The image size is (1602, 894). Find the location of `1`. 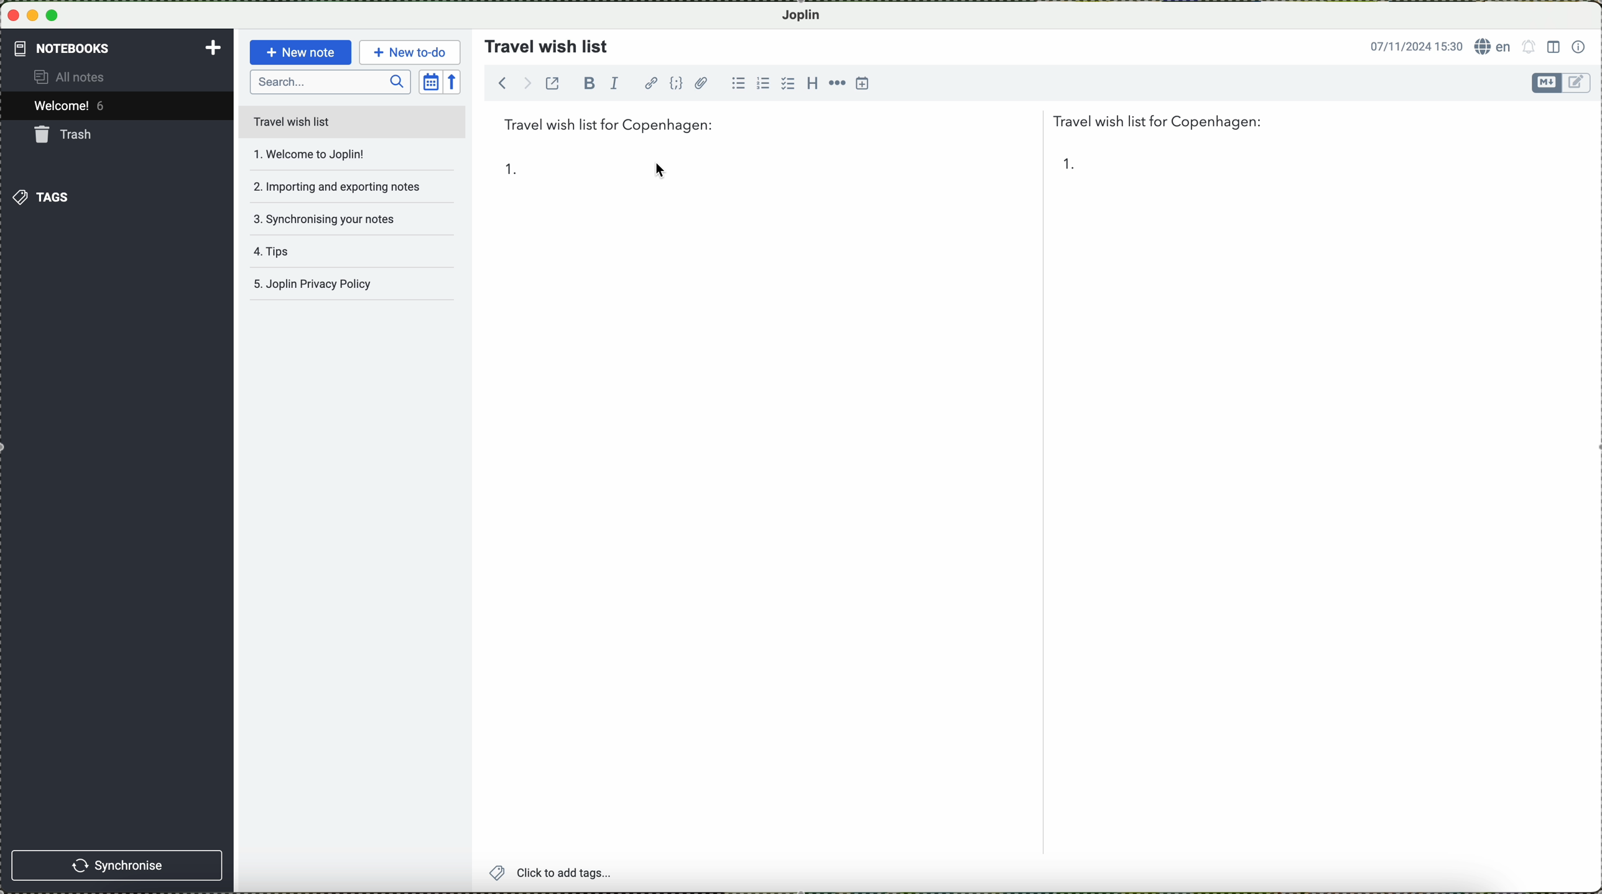

1 is located at coordinates (511, 169).